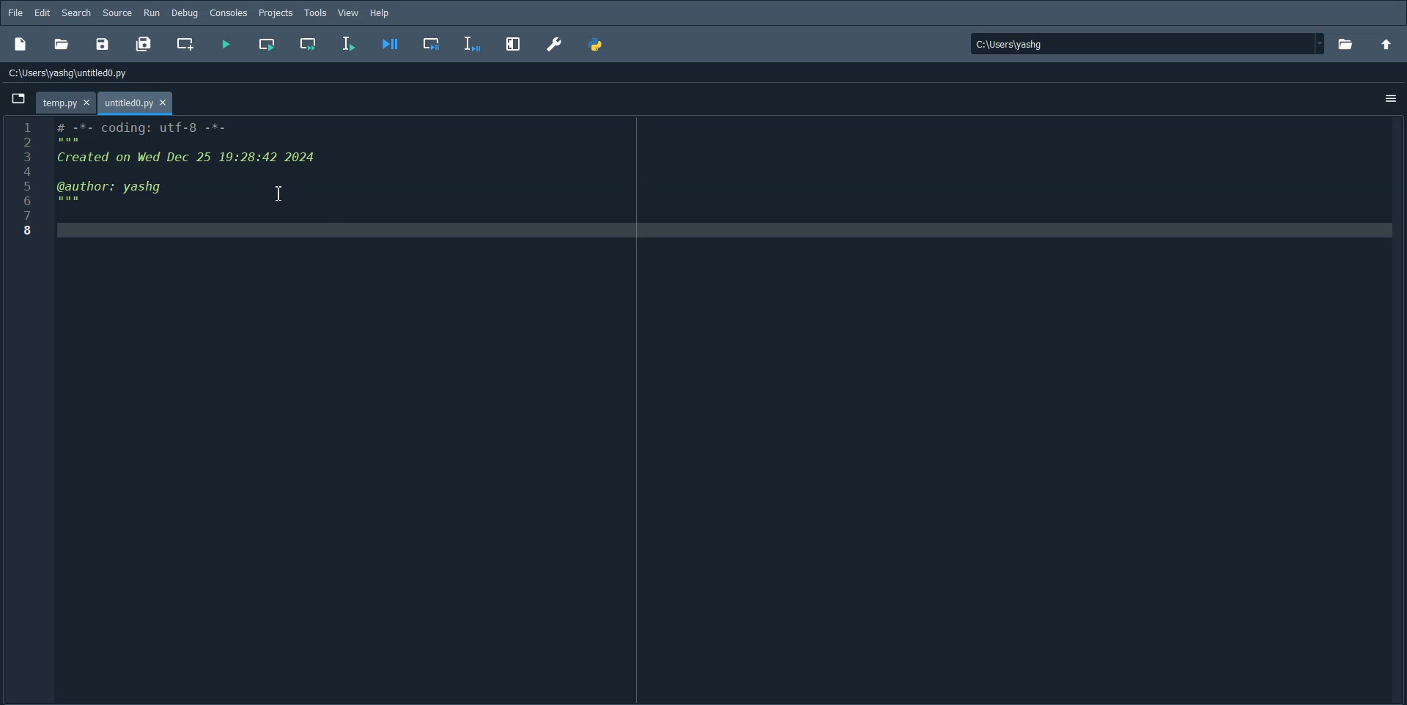  I want to click on Save all File, so click(144, 43).